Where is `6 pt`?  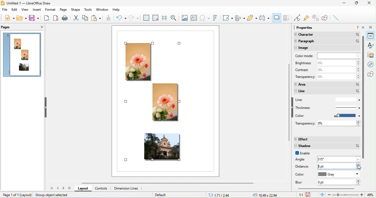 6 pt is located at coordinates (340, 166).